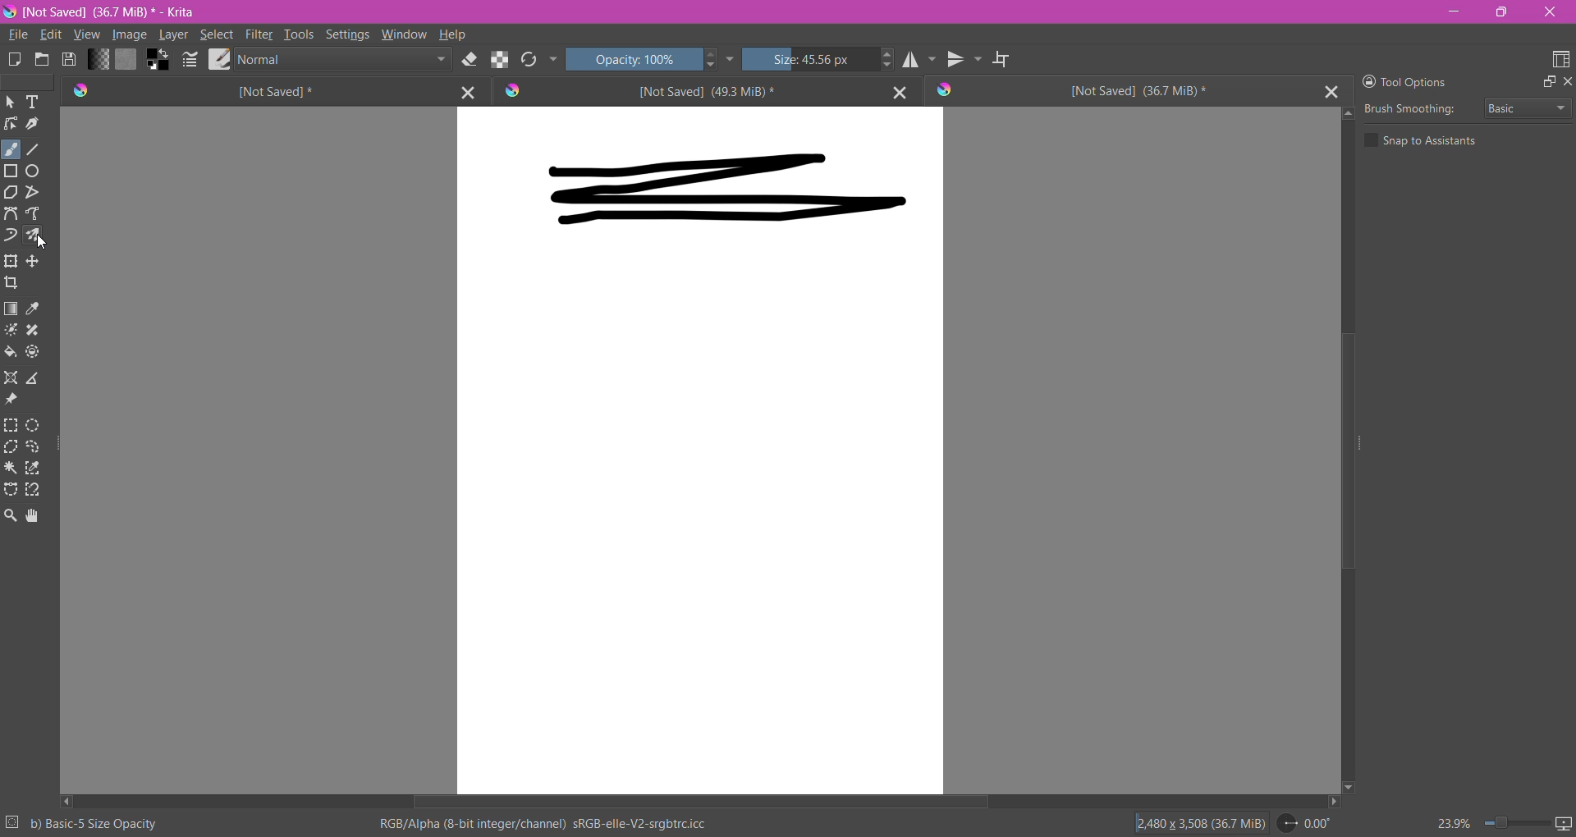  What do you see at coordinates (16, 35) in the screenshot?
I see `File` at bounding box center [16, 35].